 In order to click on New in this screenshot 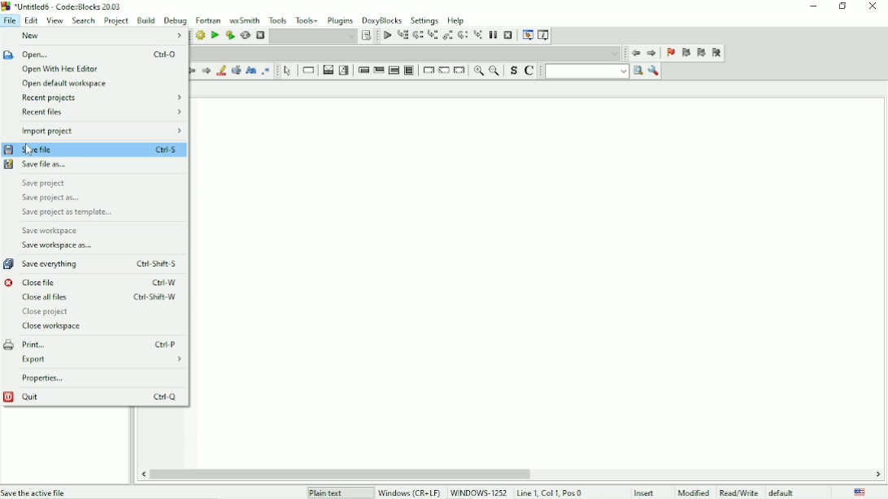, I will do `click(38, 36)`.